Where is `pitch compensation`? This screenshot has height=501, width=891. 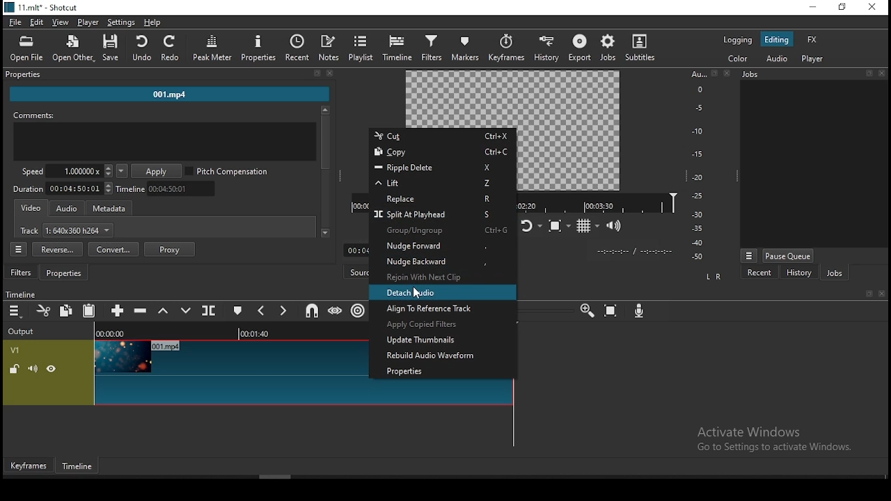
pitch compensation is located at coordinates (227, 170).